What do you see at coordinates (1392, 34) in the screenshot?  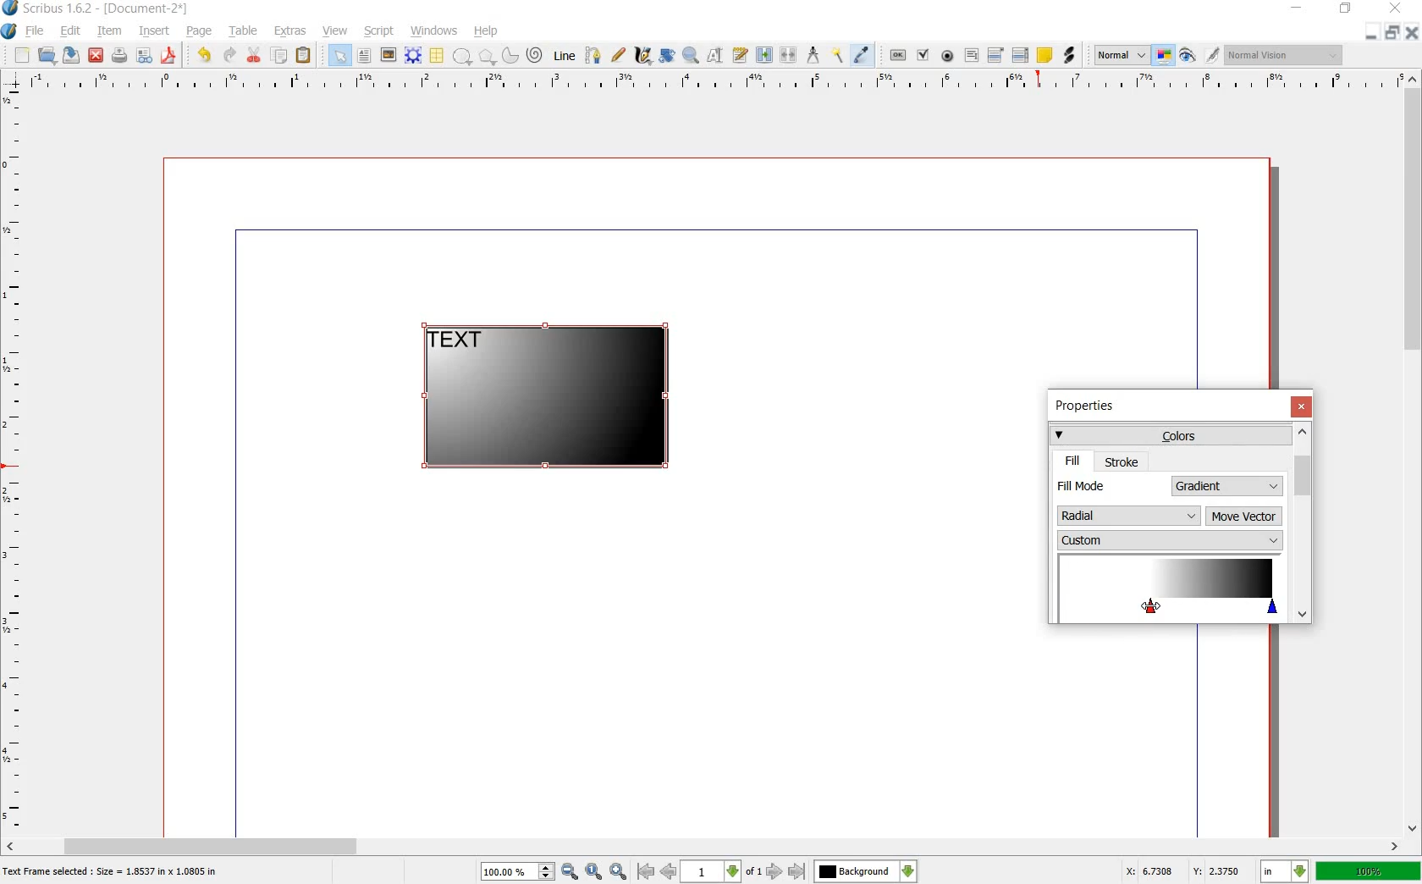 I see `restore` at bounding box center [1392, 34].